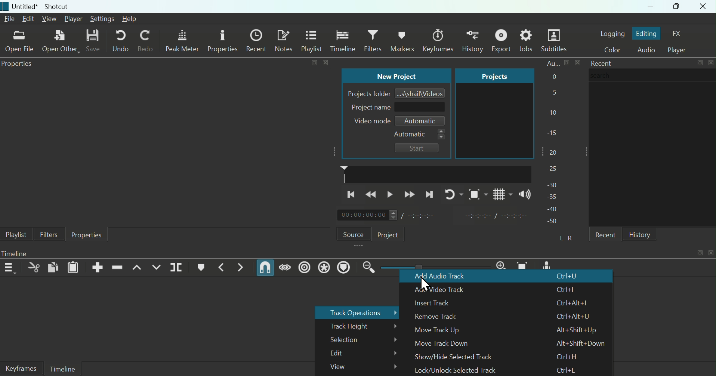 This screenshot has height=376, width=716. Describe the element at coordinates (552, 93) in the screenshot. I see `-5` at that location.